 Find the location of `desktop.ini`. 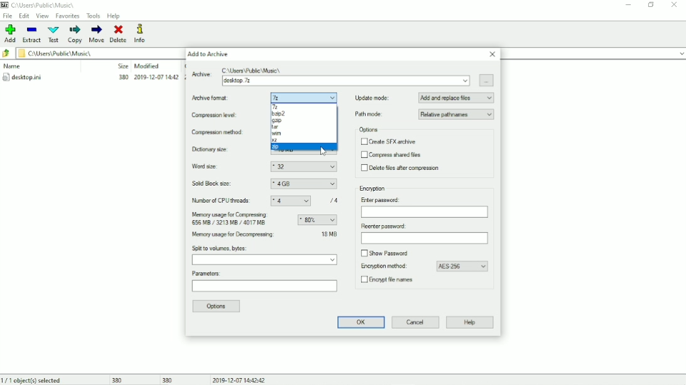

desktop.ini is located at coordinates (92, 78).